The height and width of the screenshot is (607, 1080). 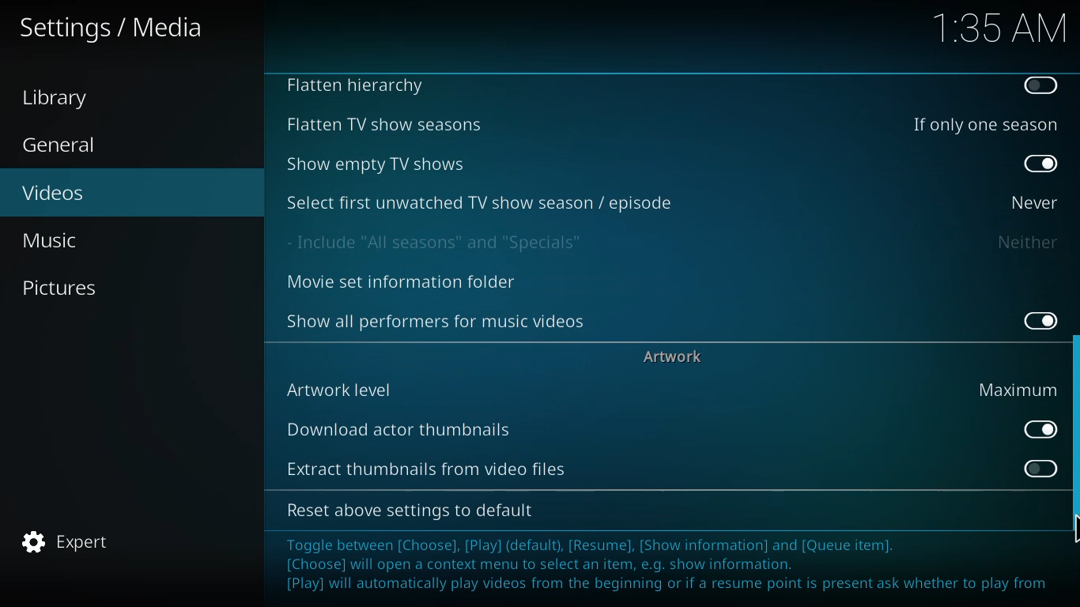 What do you see at coordinates (379, 164) in the screenshot?
I see `show empty tv shows` at bounding box center [379, 164].